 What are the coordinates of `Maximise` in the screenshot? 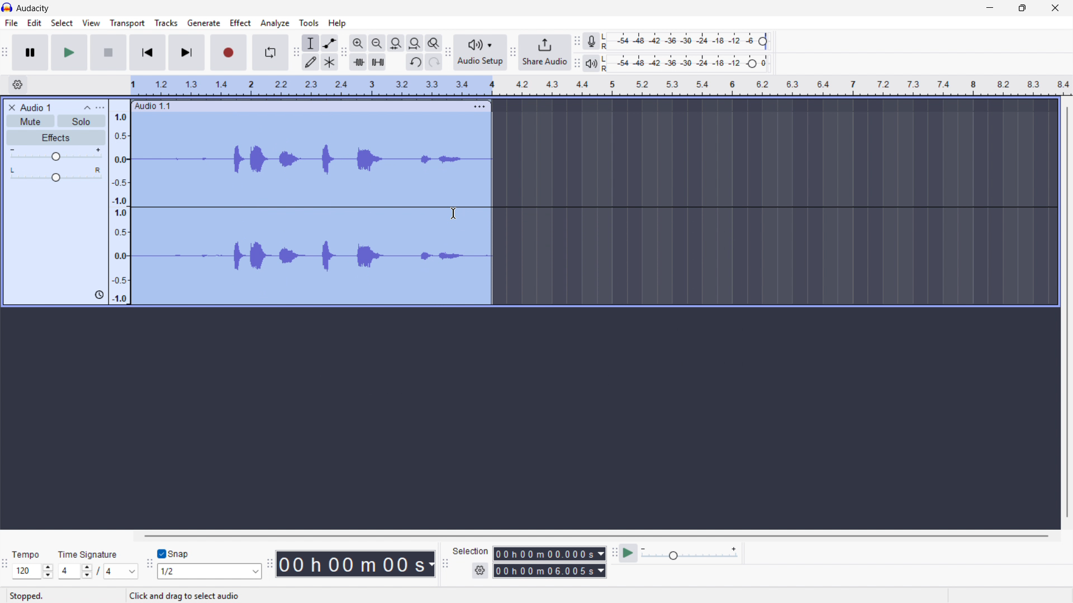 It's located at (1024, 8).